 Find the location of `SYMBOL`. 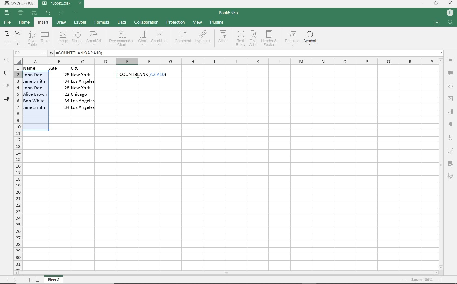

SYMBOL is located at coordinates (312, 38).